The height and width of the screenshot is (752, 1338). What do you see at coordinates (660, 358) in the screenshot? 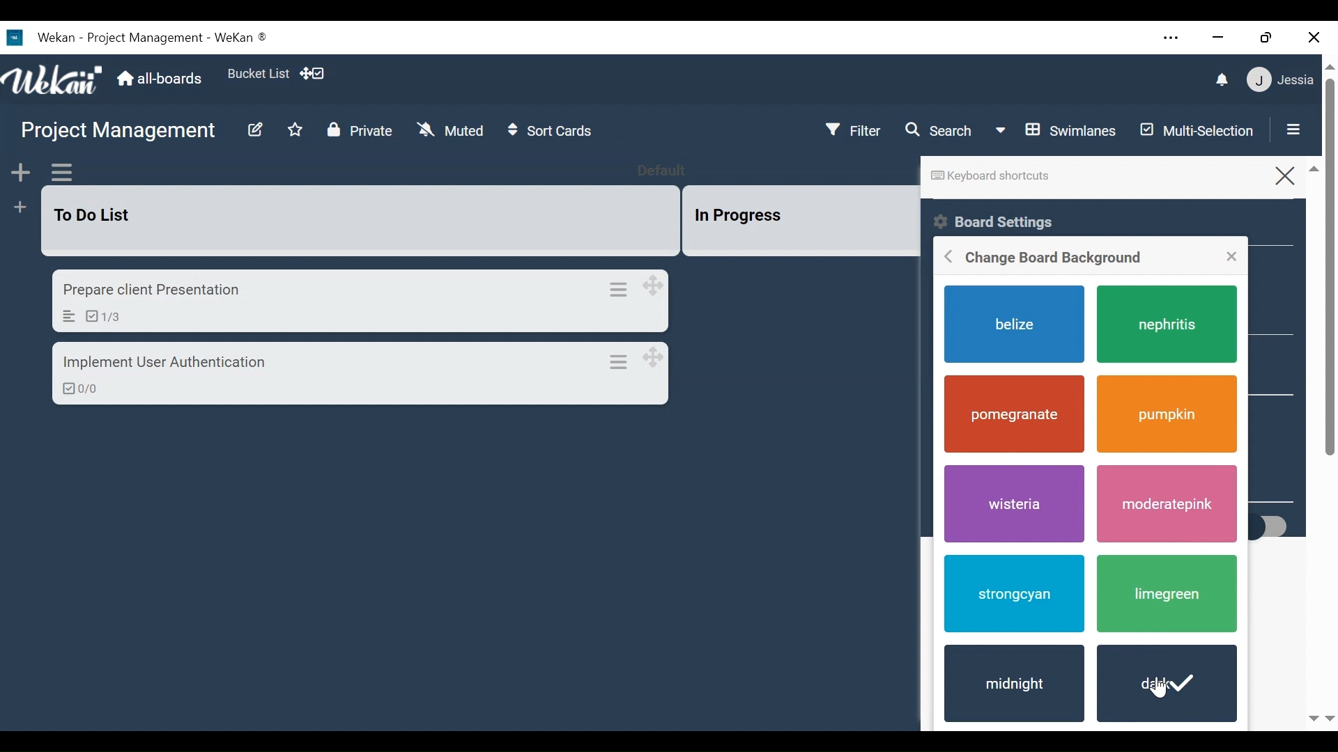
I see `Desktop drag handles` at bounding box center [660, 358].